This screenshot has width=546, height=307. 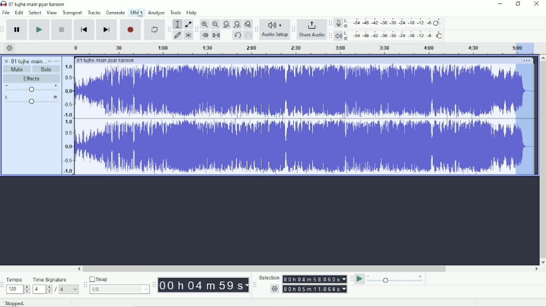 What do you see at coordinates (120, 289) in the screenshot?
I see `1/8` at bounding box center [120, 289].